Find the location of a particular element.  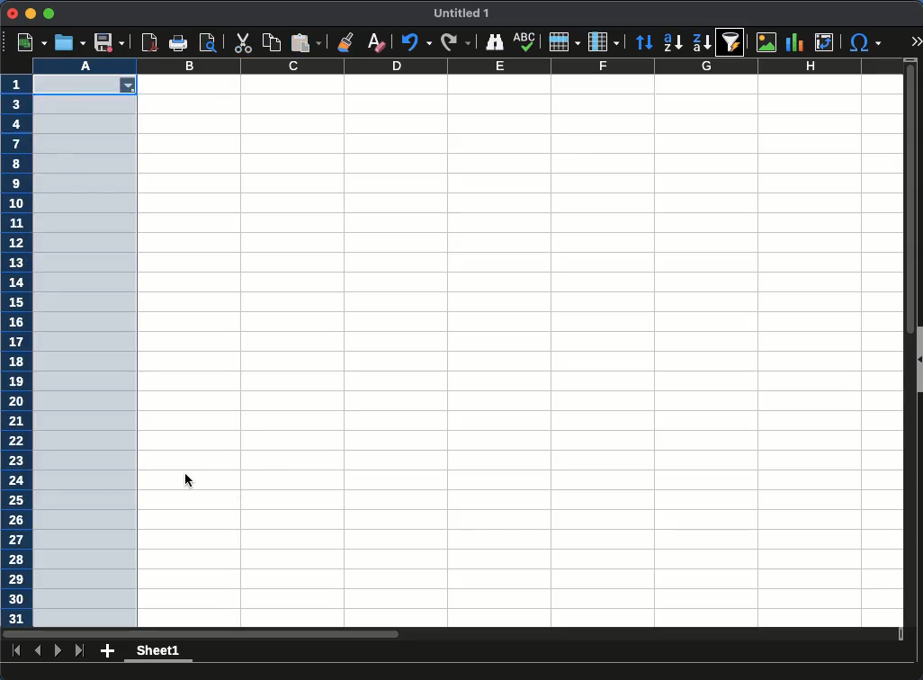

print is located at coordinates (178, 43).